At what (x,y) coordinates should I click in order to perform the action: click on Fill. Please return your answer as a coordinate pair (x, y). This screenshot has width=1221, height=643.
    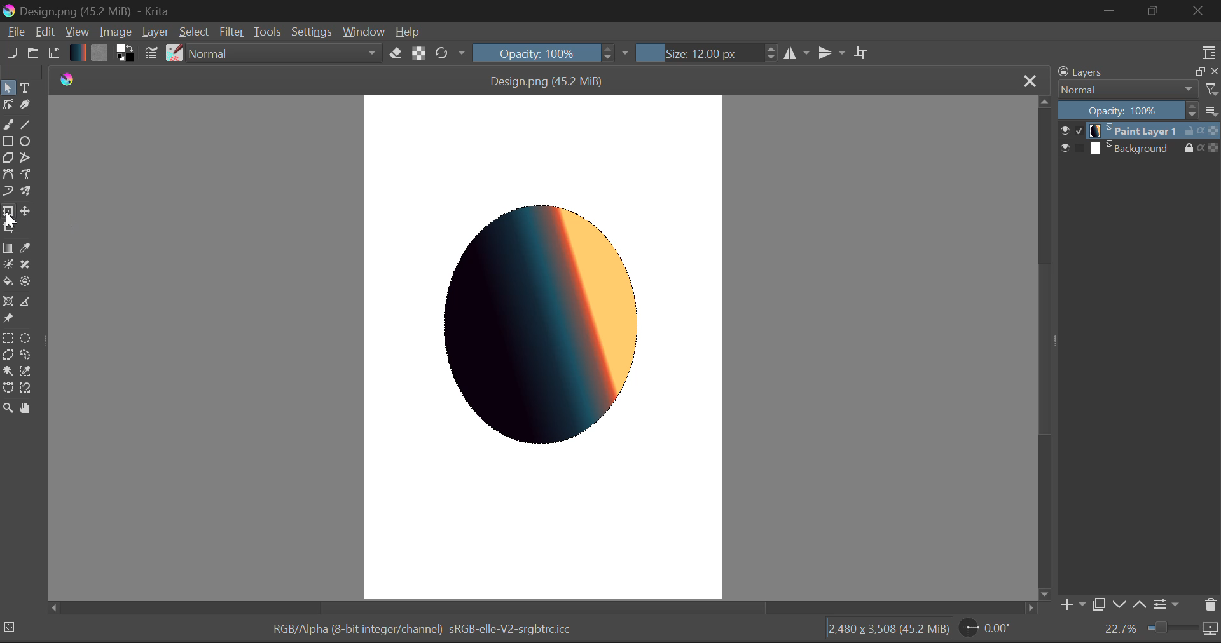
    Looking at the image, I should click on (8, 281).